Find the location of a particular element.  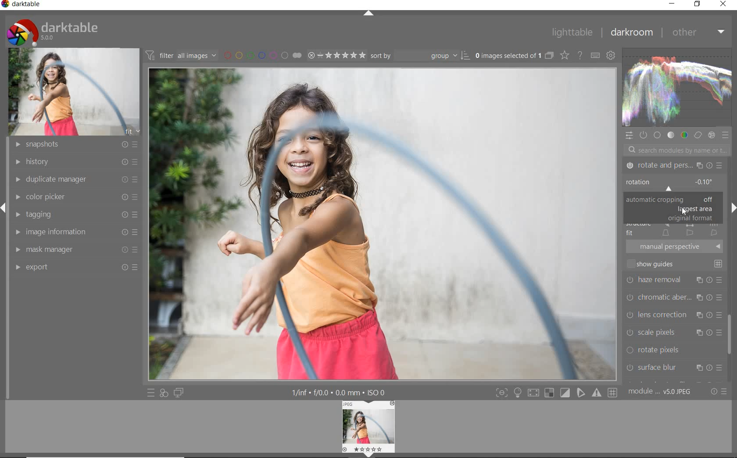

MANUAL PERSPECTIVE is located at coordinates (676, 246).